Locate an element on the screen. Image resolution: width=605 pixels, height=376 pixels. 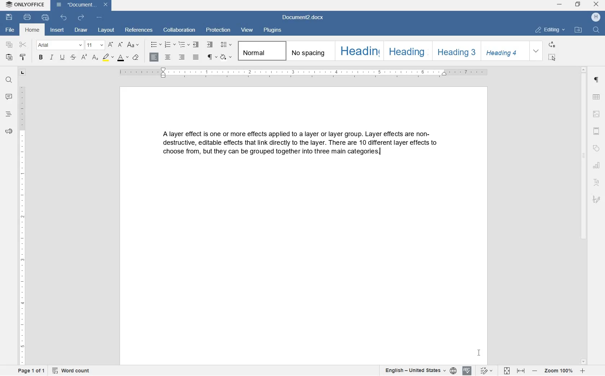
BOLD is located at coordinates (41, 58).